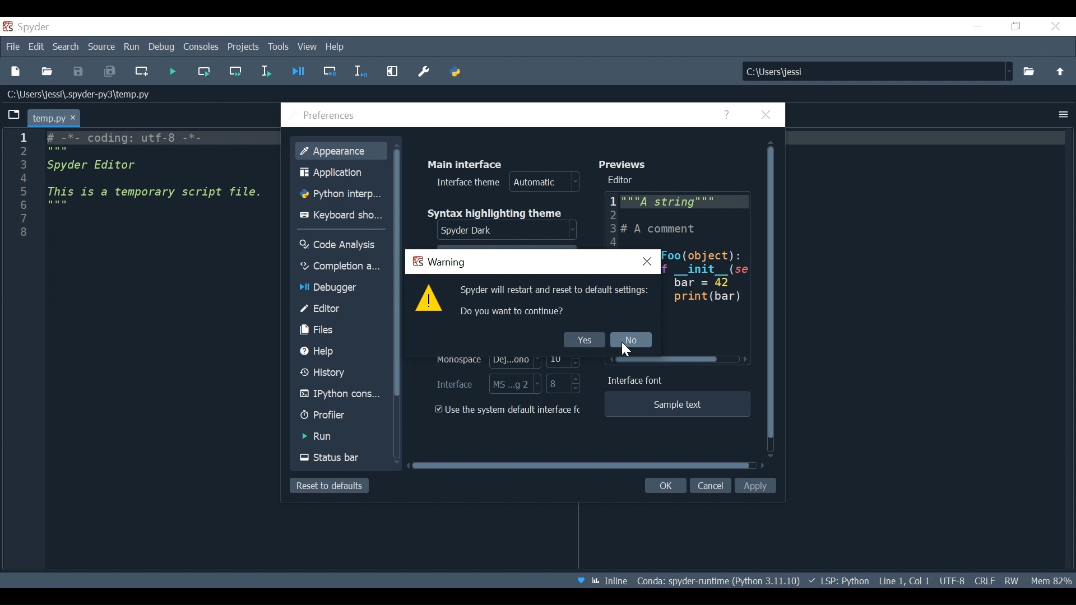 The height and width of the screenshot is (605, 1076). What do you see at coordinates (563, 384) in the screenshot?
I see `Interface Font Size` at bounding box center [563, 384].